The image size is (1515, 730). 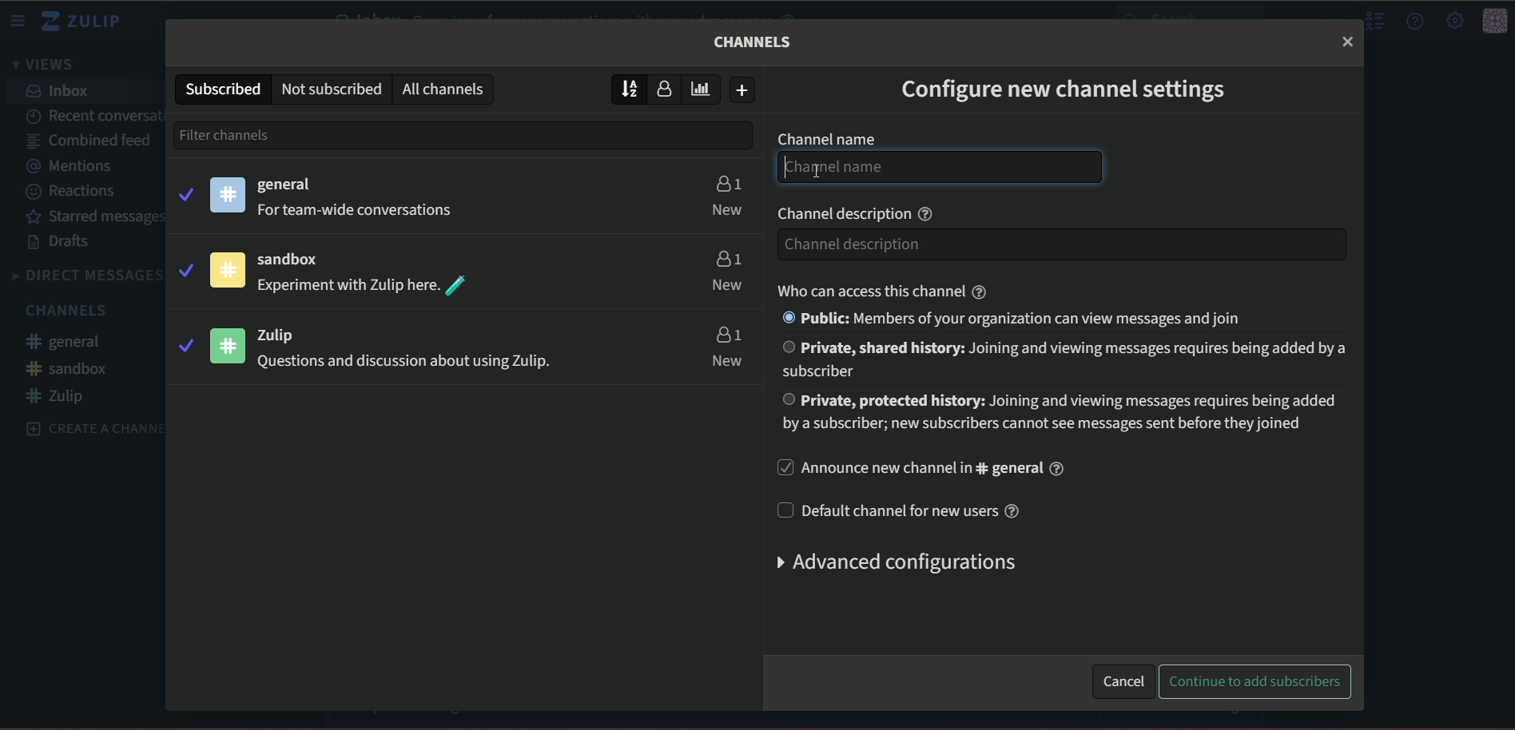 What do you see at coordinates (1256, 682) in the screenshot?
I see `Continue to add subscribers` at bounding box center [1256, 682].